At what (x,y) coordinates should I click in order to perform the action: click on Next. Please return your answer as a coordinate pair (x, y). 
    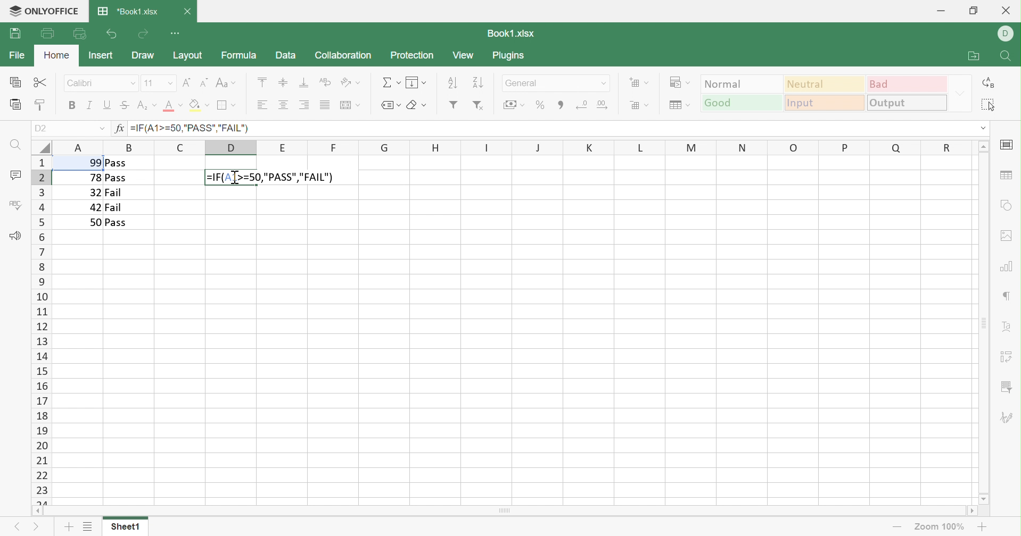
    Looking at the image, I should click on (17, 527).